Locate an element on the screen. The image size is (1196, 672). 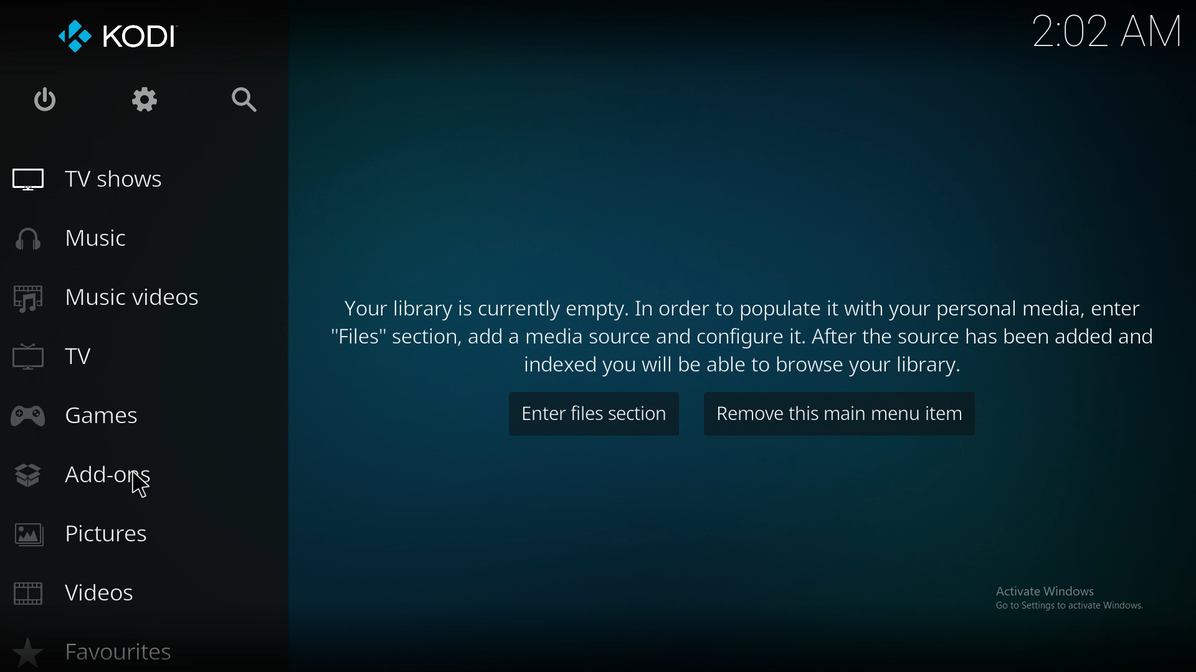
cursor is located at coordinates (144, 488).